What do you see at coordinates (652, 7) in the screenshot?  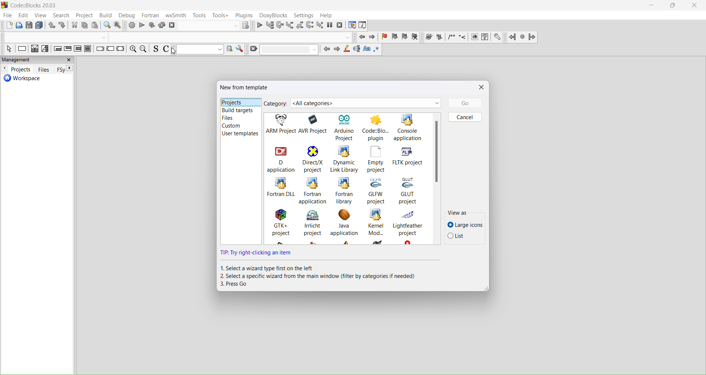 I see `minimize` at bounding box center [652, 7].